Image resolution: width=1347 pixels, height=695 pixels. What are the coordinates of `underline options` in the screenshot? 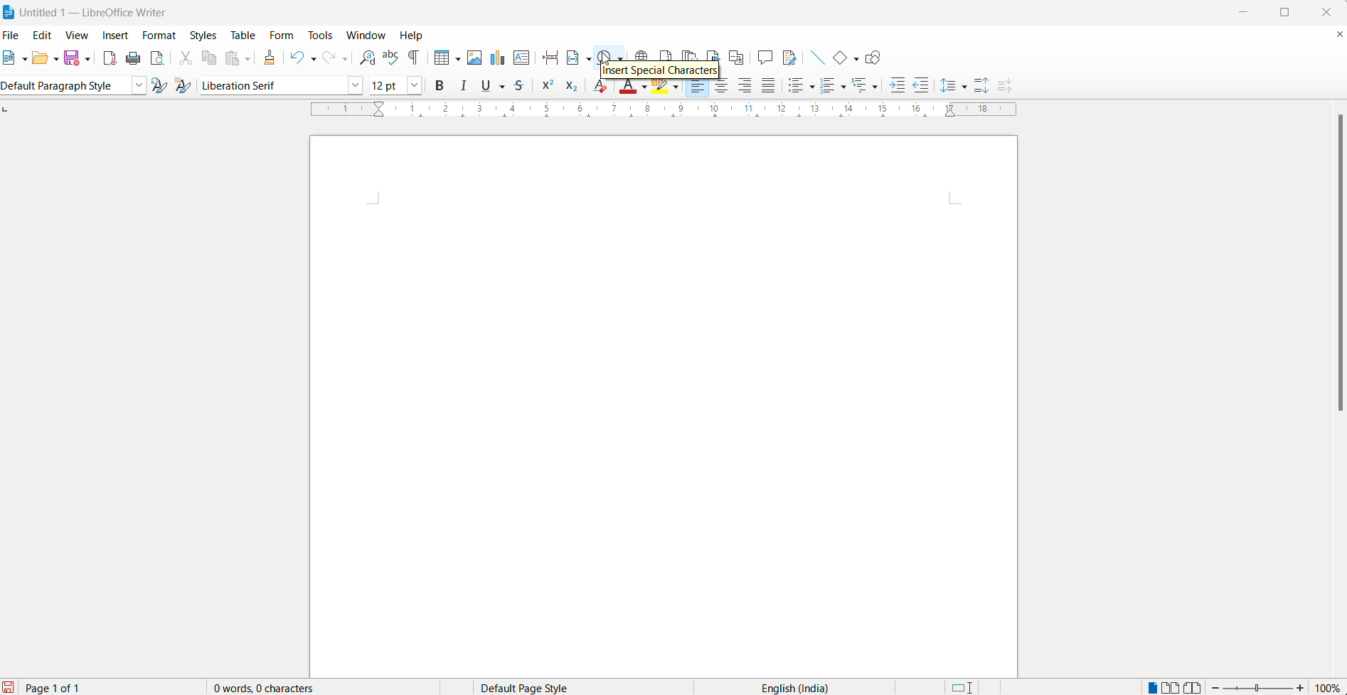 It's located at (504, 87).